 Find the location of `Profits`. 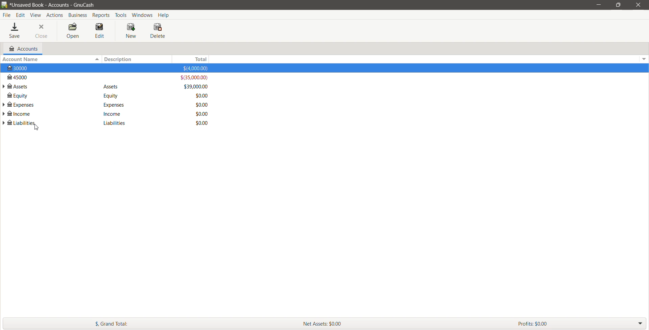

Profits is located at coordinates (582, 323).